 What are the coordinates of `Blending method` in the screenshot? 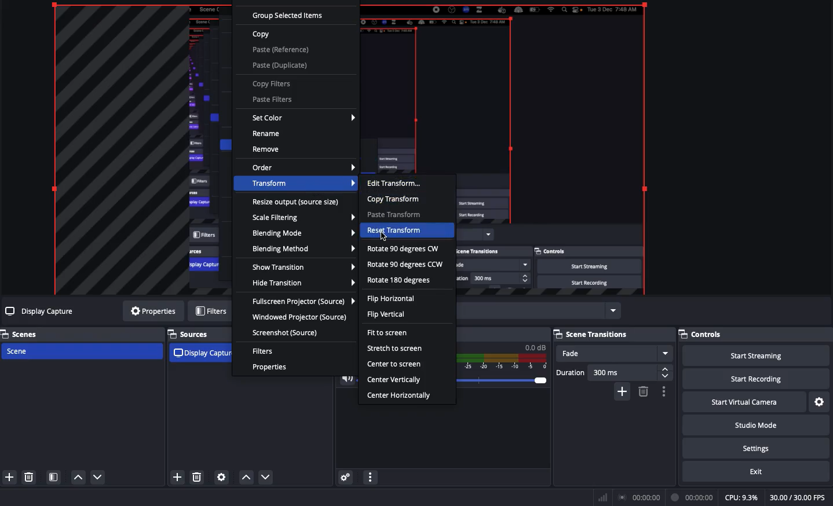 It's located at (303, 250).